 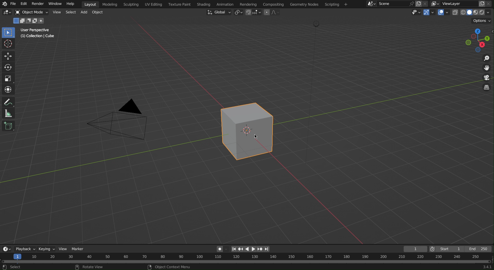 What do you see at coordinates (71, 12) in the screenshot?
I see `Select` at bounding box center [71, 12].